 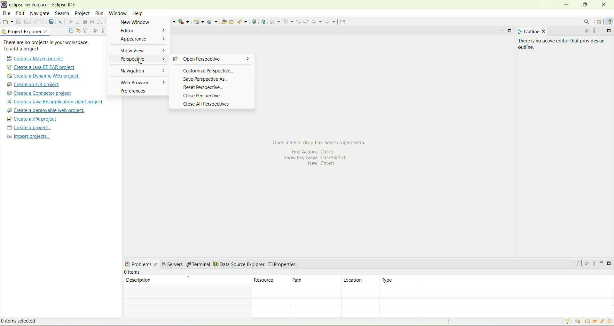 What do you see at coordinates (28, 137) in the screenshot?
I see `import projects` at bounding box center [28, 137].